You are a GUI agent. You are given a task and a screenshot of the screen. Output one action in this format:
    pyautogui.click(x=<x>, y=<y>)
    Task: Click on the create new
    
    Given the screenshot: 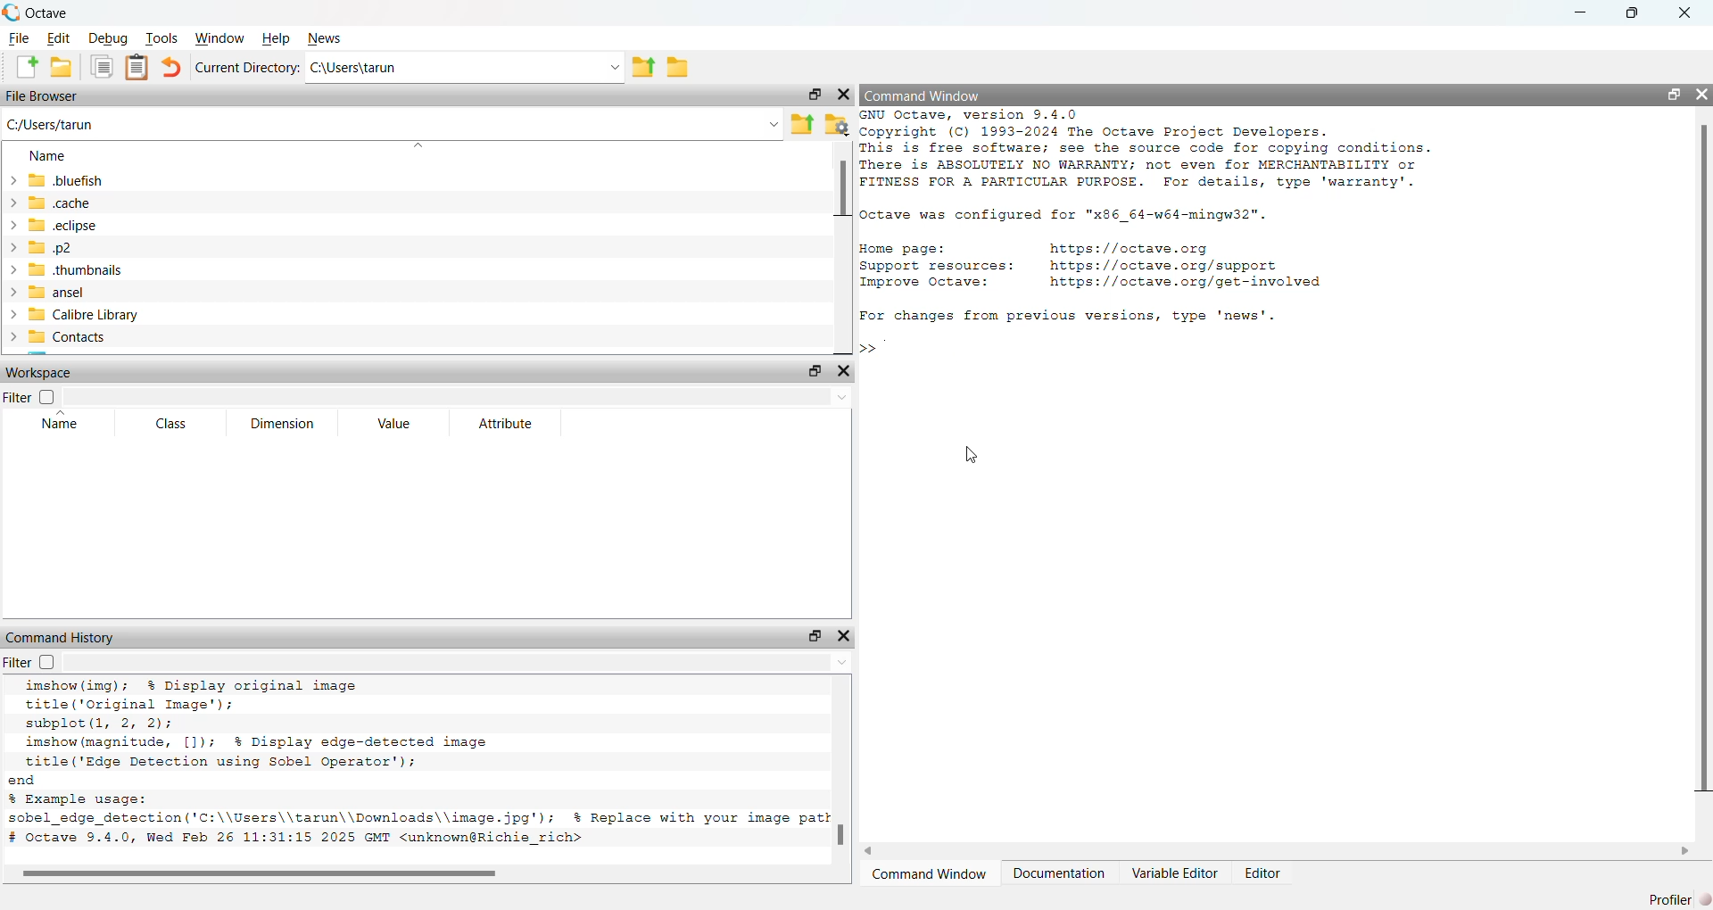 What is the action you would take?
    pyautogui.click(x=26, y=67)
    